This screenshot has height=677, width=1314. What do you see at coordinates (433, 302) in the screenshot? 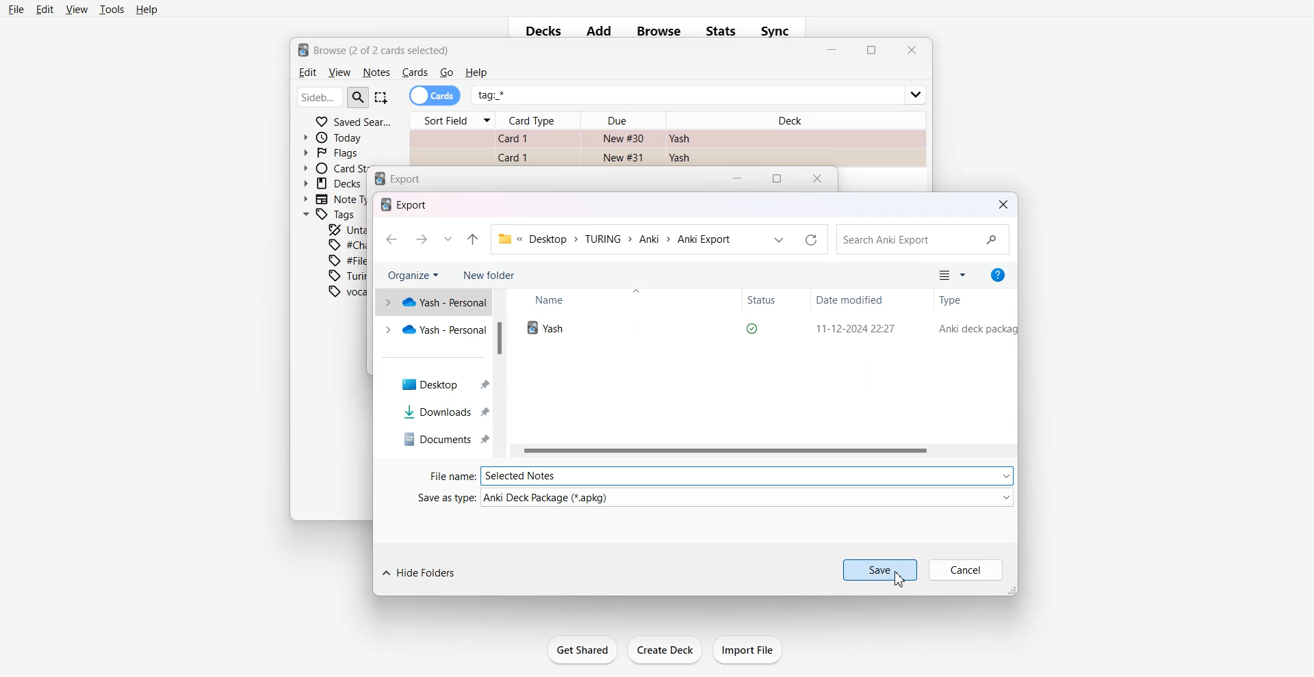
I see `One Drive` at bounding box center [433, 302].